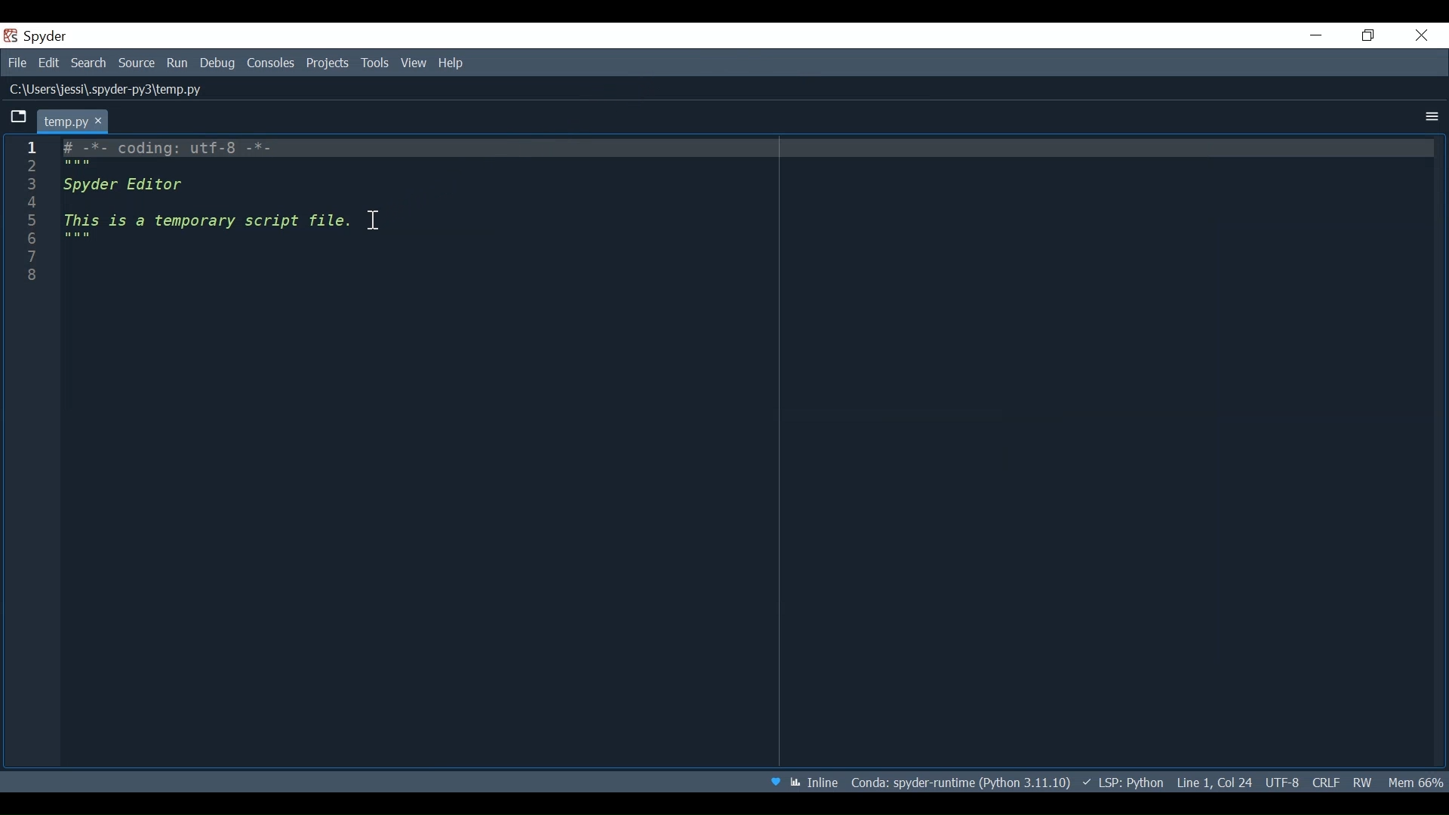 This screenshot has height=815, width=1449. Describe the element at coordinates (751, 454) in the screenshot. I see `# -*- coding: utf-8 -*- """ Spyder Editor  This is a temporary script file. """` at that location.